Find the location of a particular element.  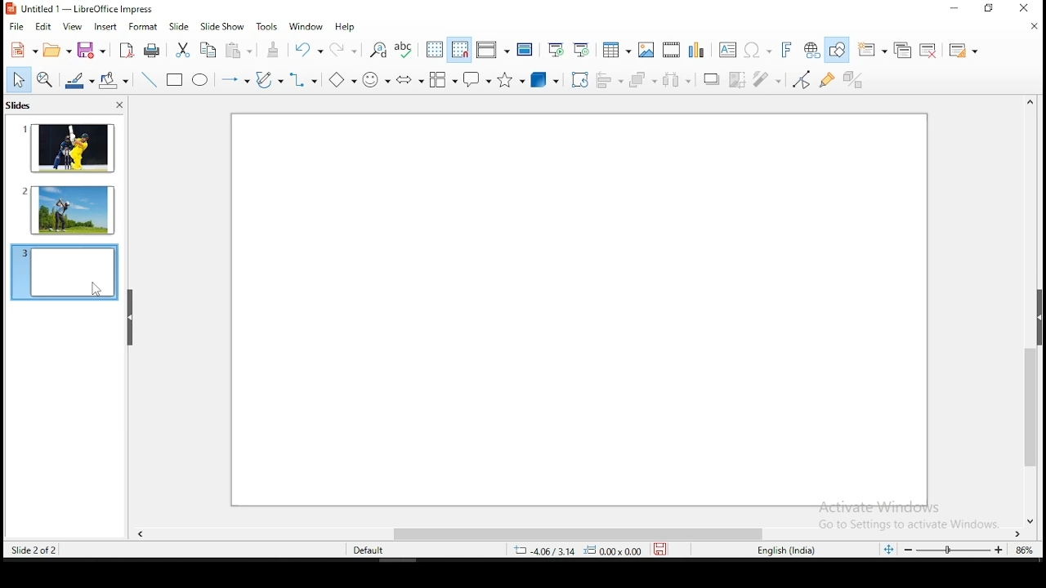

0.00x0.00 is located at coordinates (615, 550).